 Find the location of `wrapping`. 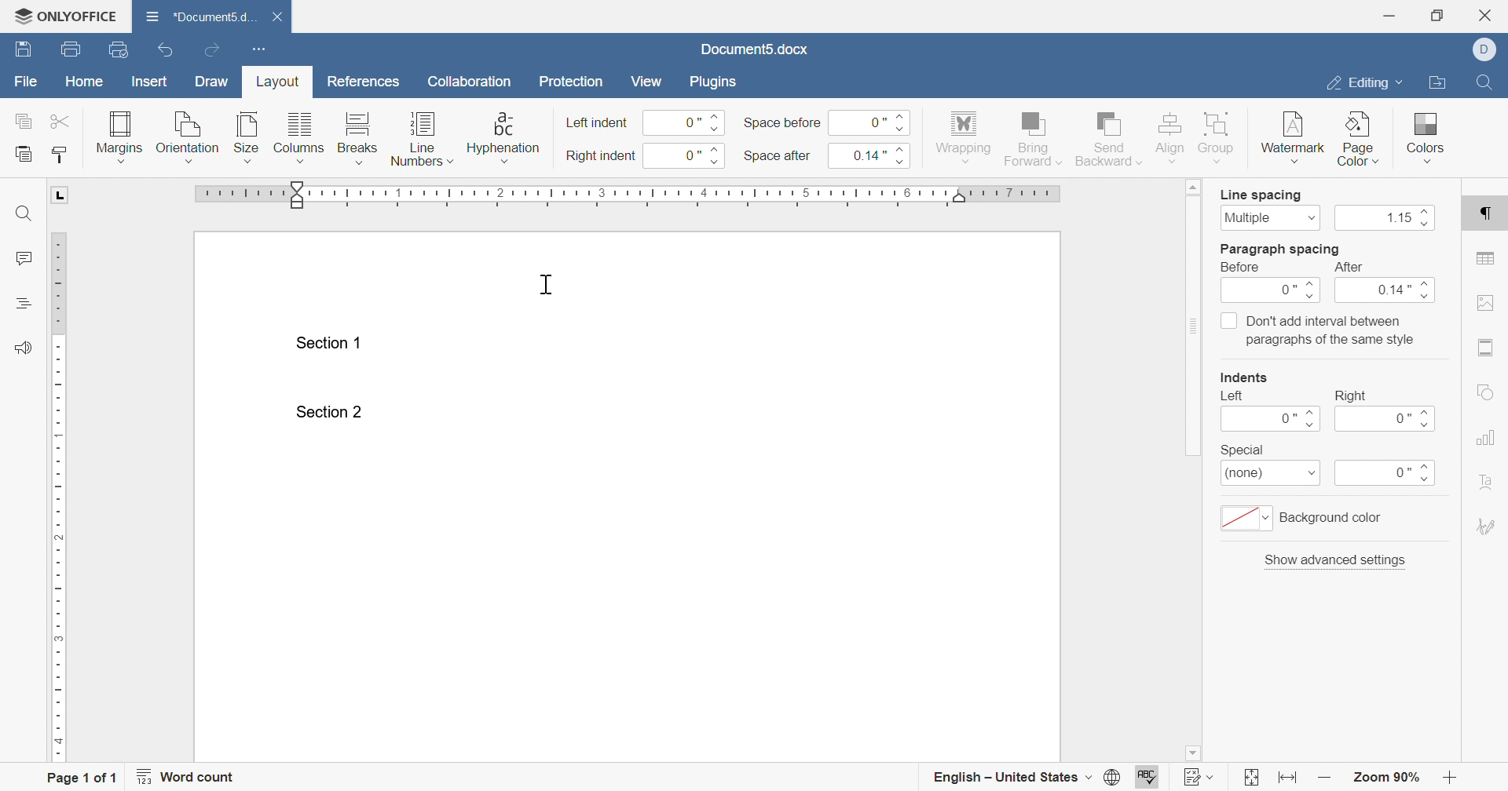

wrapping is located at coordinates (964, 138).